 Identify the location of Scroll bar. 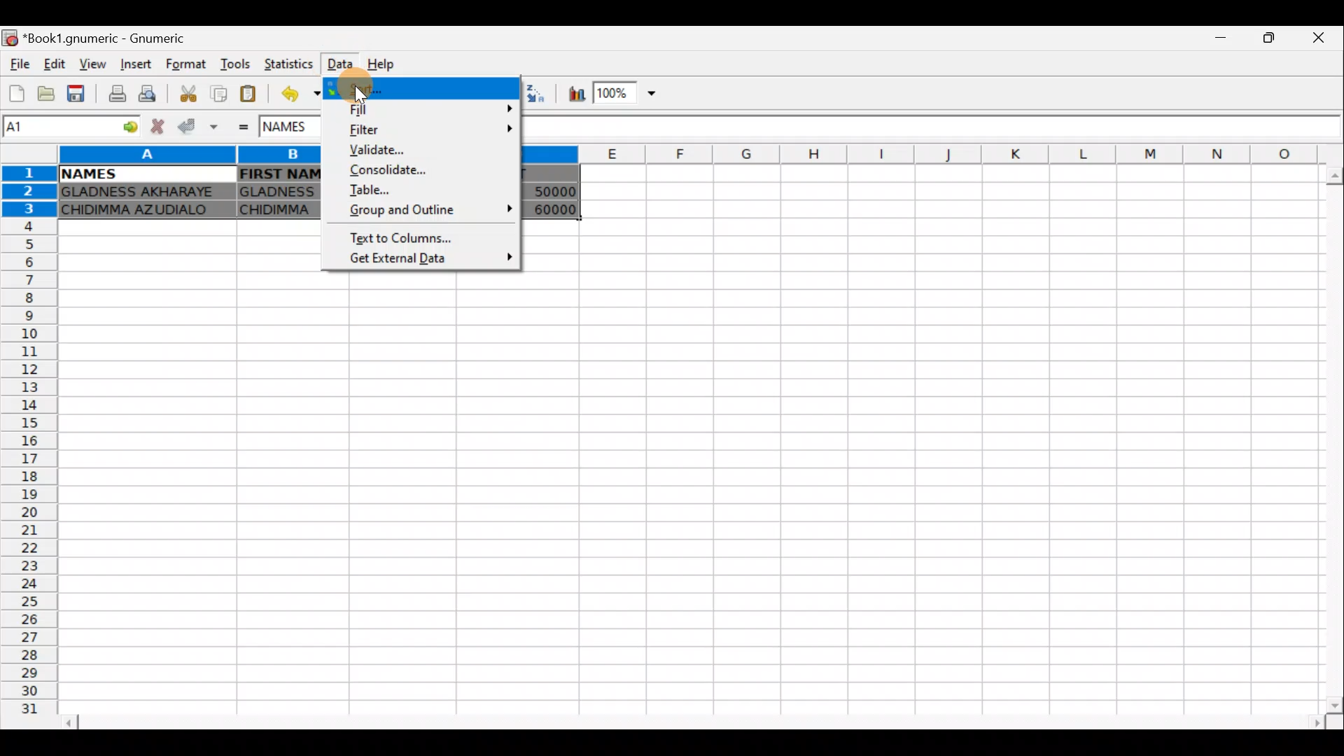
(692, 722).